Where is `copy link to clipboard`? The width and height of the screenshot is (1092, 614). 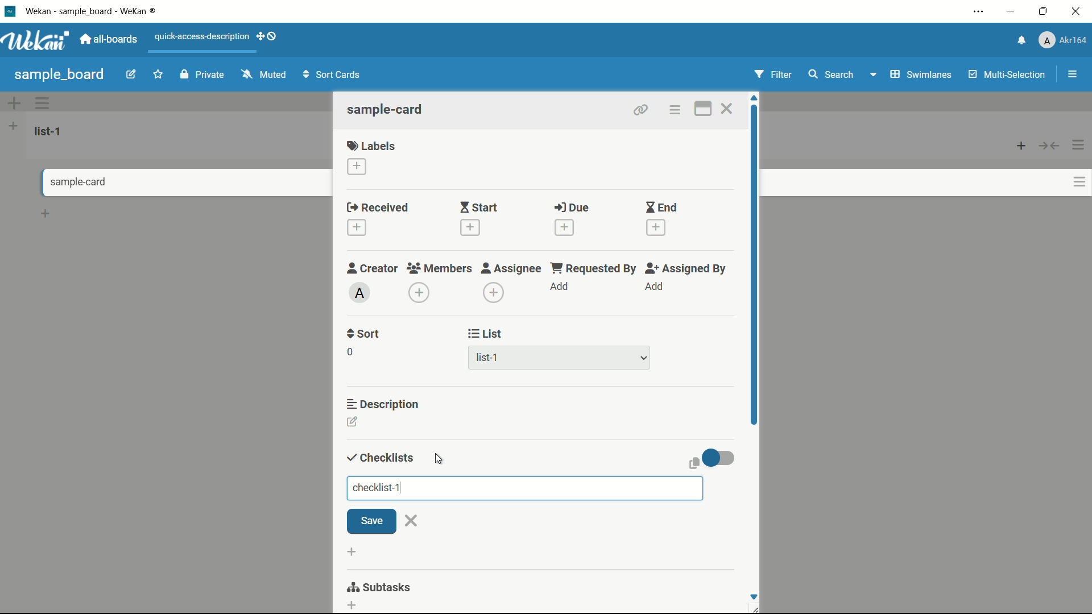 copy link to clipboard is located at coordinates (639, 110).